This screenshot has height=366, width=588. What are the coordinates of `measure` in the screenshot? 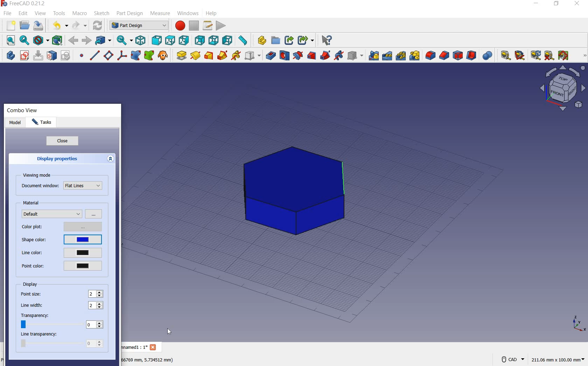 It's located at (161, 13).